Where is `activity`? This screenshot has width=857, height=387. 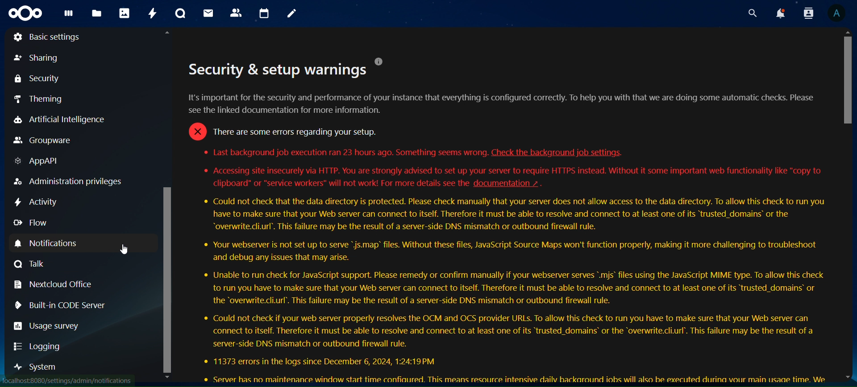
activity is located at coordinates (37, 202).